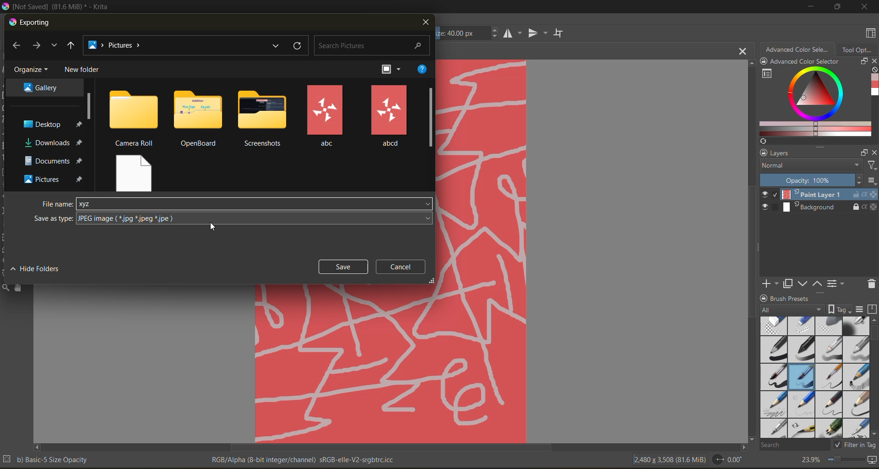 The image size is (879, 469). I want to click on choose workspace, so click(868, 34).